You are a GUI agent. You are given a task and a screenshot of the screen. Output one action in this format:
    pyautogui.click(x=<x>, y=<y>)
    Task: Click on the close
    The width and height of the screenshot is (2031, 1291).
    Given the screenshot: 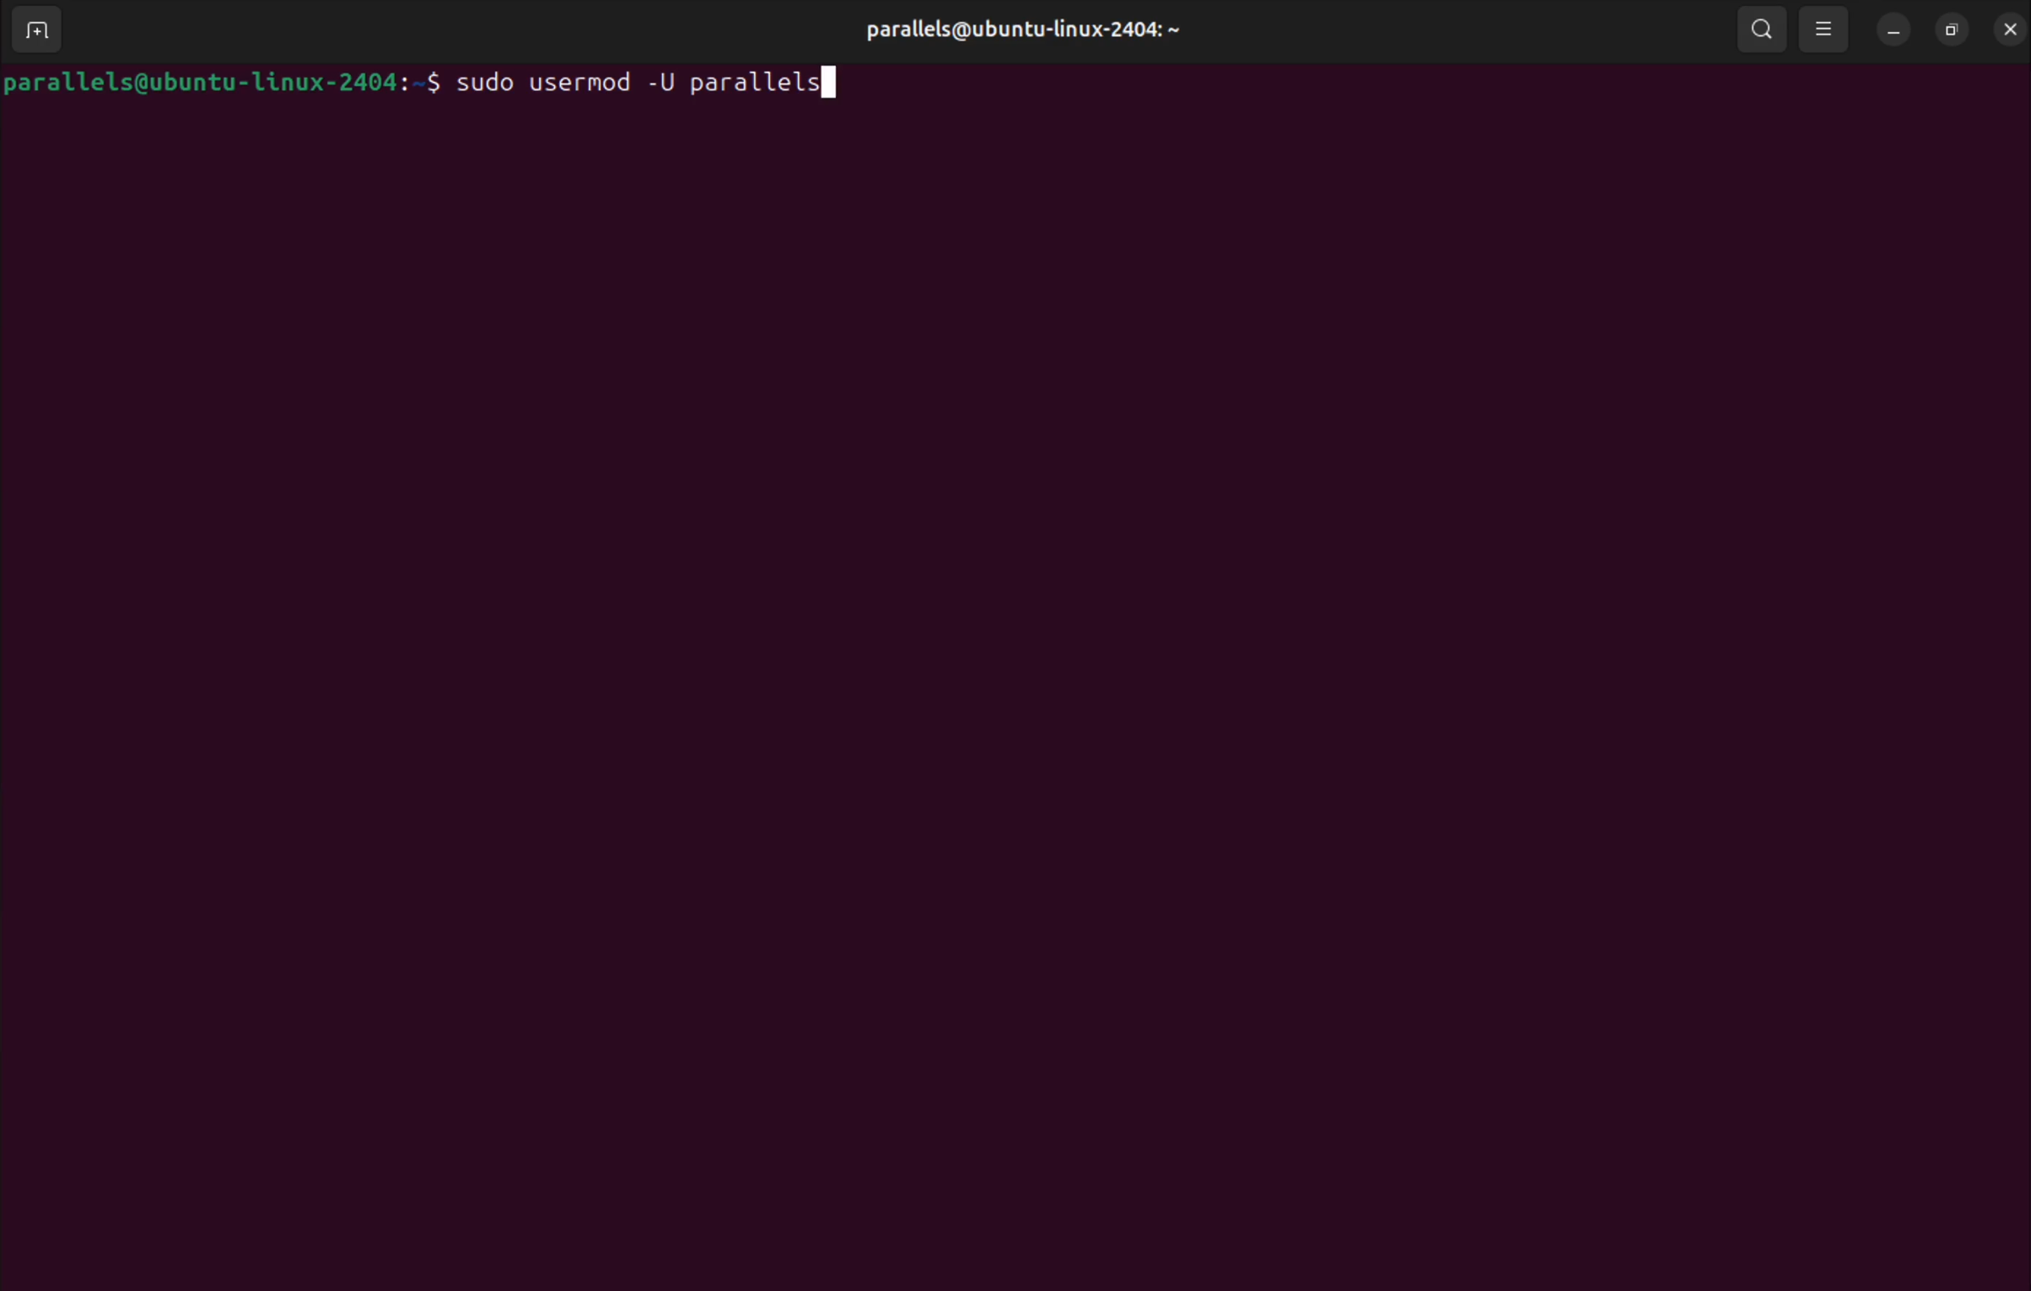 What is the action you would take?
    pyautogui.click(x=2007, y=28)
    